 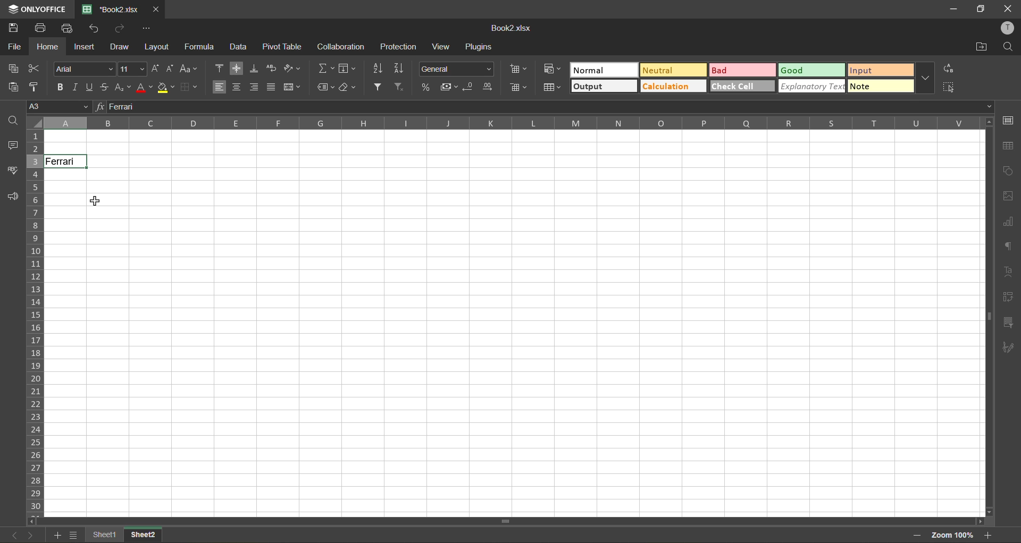 What do you see at coordinates (517, 342) in the screenshot?
I see `Input area` at bounding box center [517, 342].